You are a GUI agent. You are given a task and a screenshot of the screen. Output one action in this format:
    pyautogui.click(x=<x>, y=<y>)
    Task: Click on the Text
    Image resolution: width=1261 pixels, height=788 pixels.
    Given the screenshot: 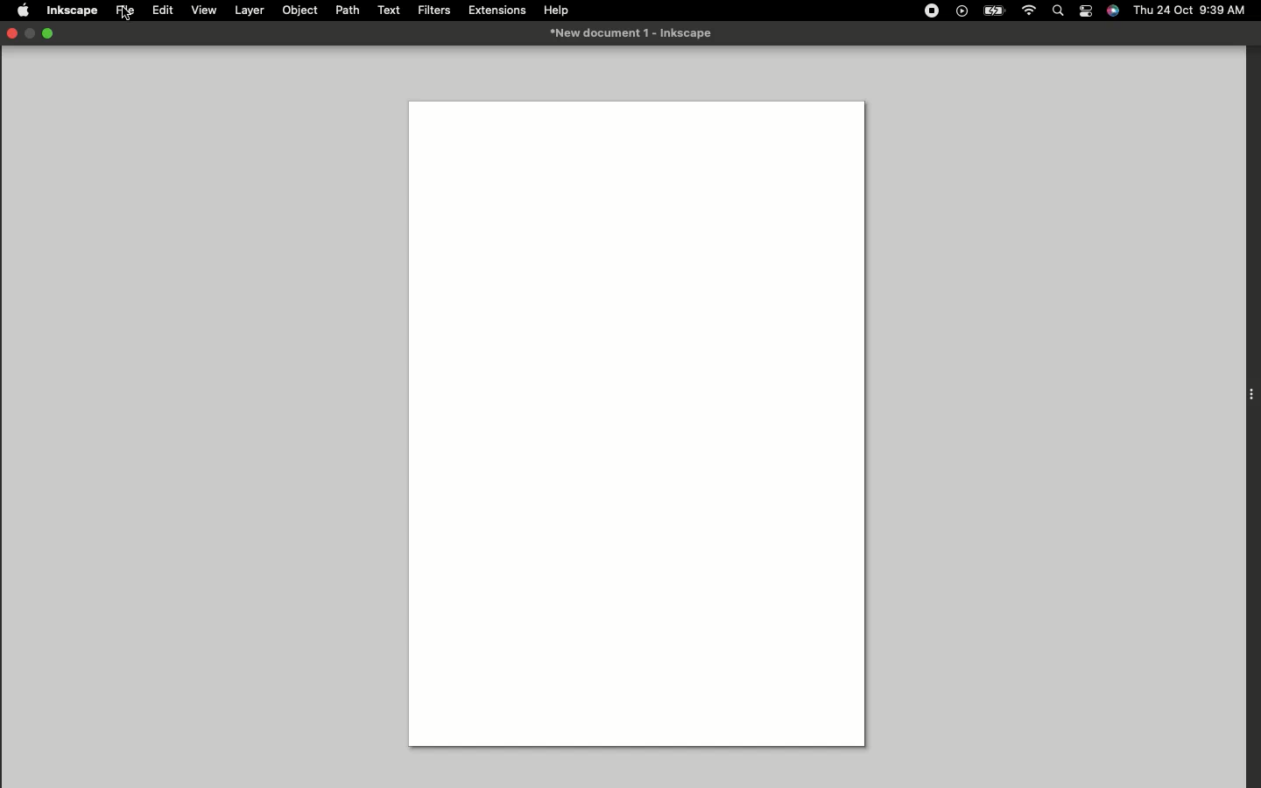 What is the action you would take?
    pyautogui.click(x=387, y=11)
    